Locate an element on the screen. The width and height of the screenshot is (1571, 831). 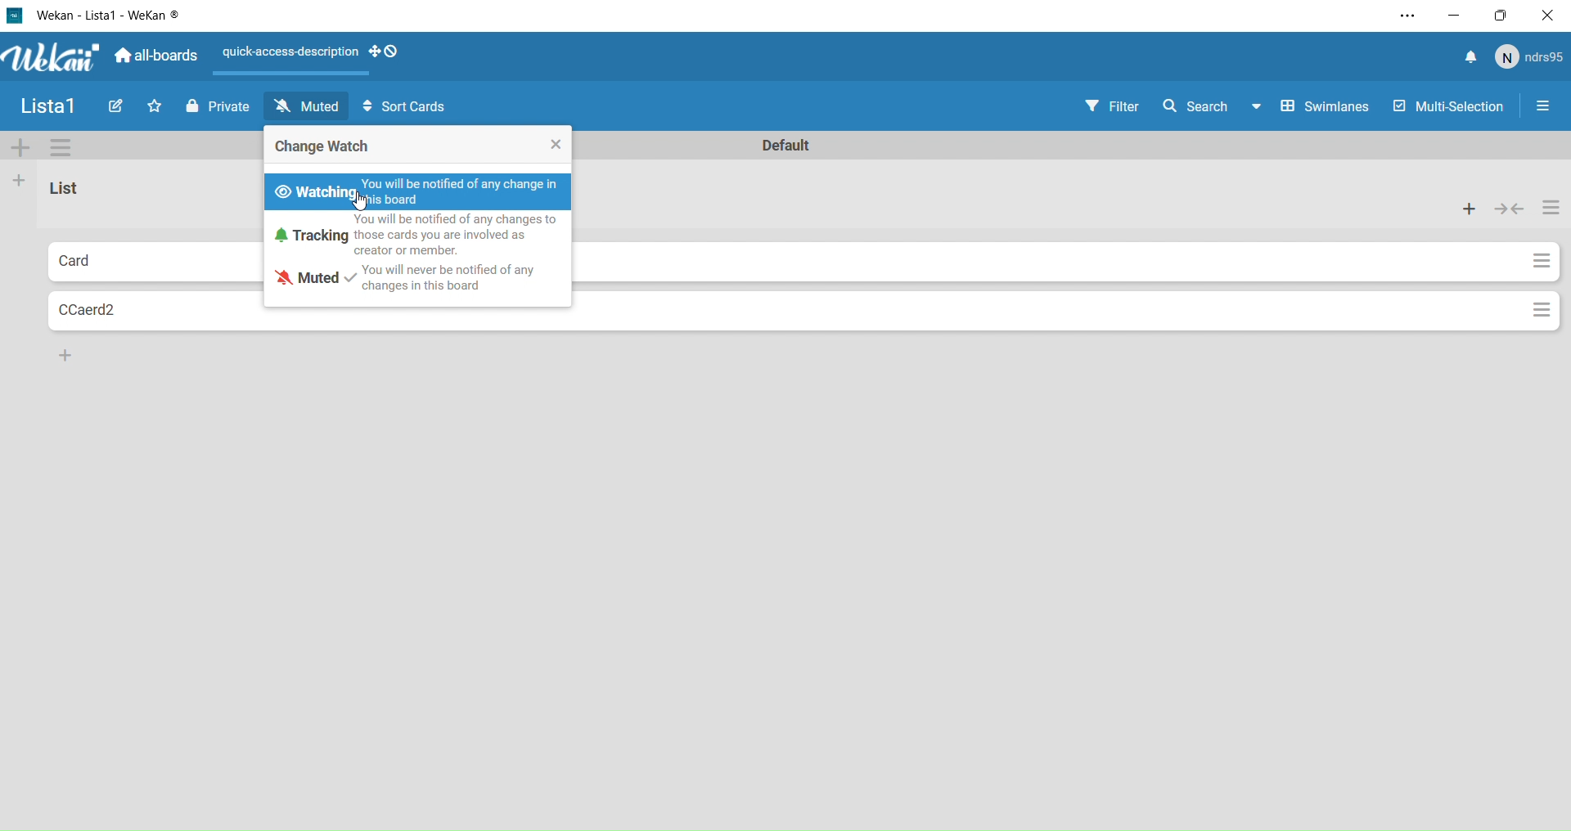
Filter is located at coordinates (1111, 107).